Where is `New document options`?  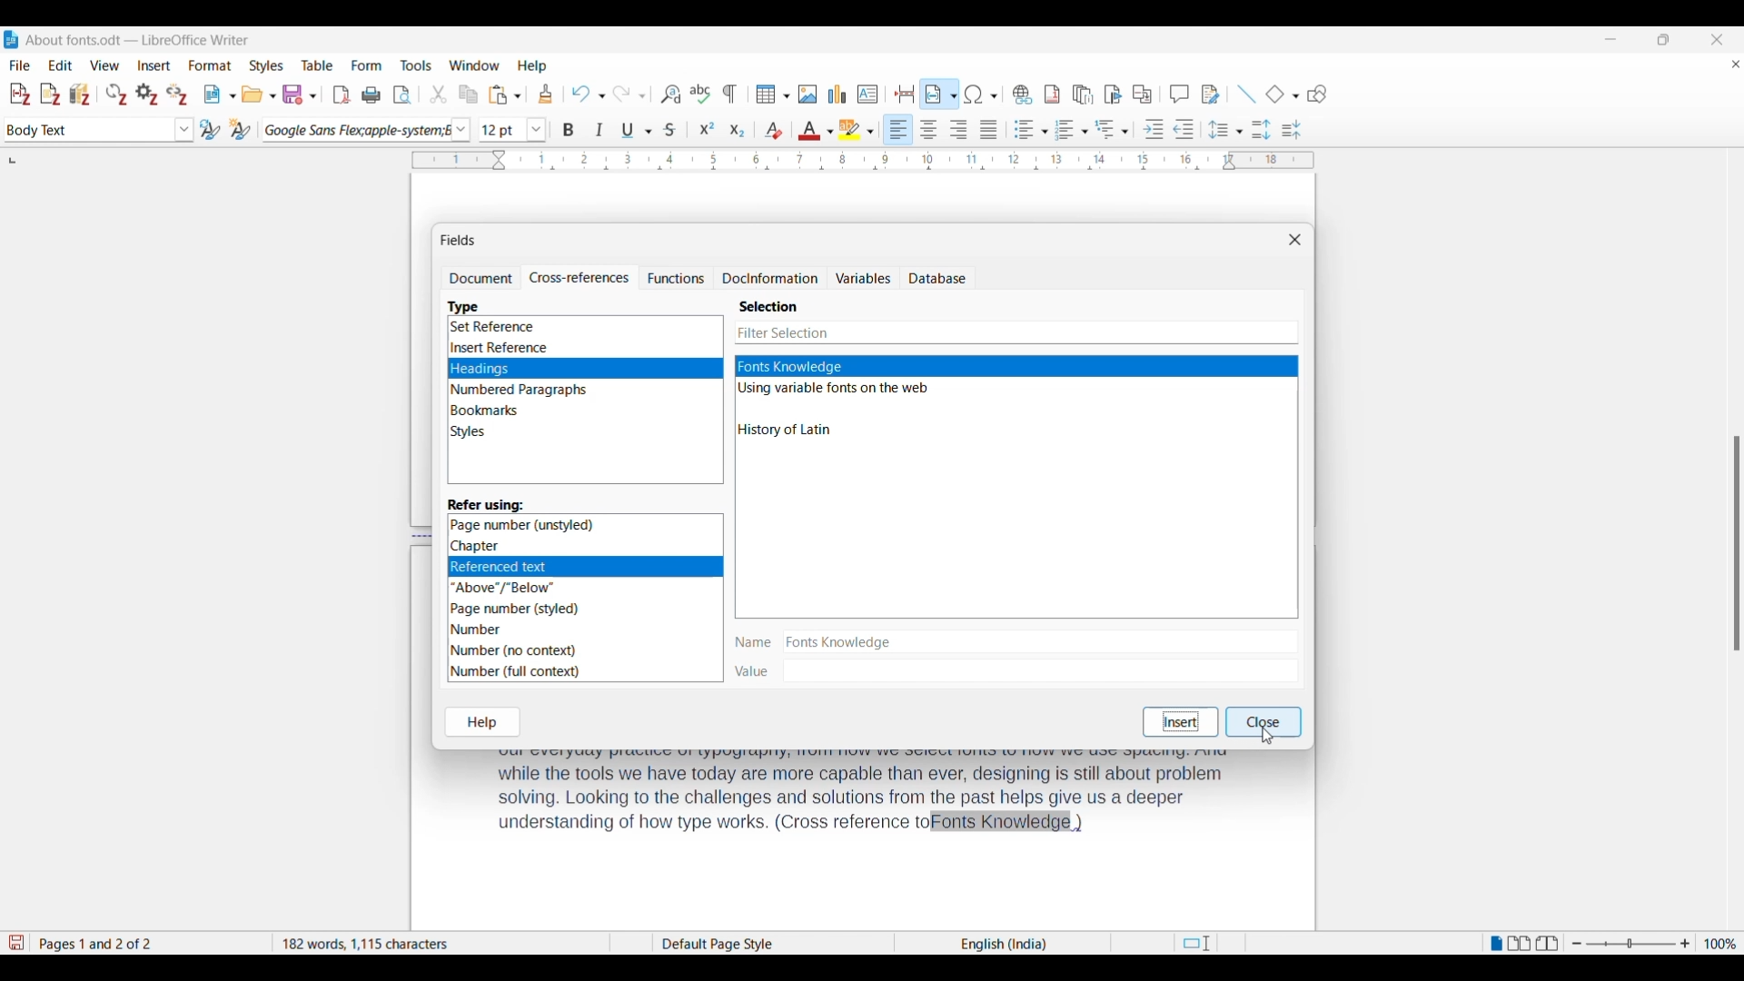 New document options is located at coordinates (220, 94).